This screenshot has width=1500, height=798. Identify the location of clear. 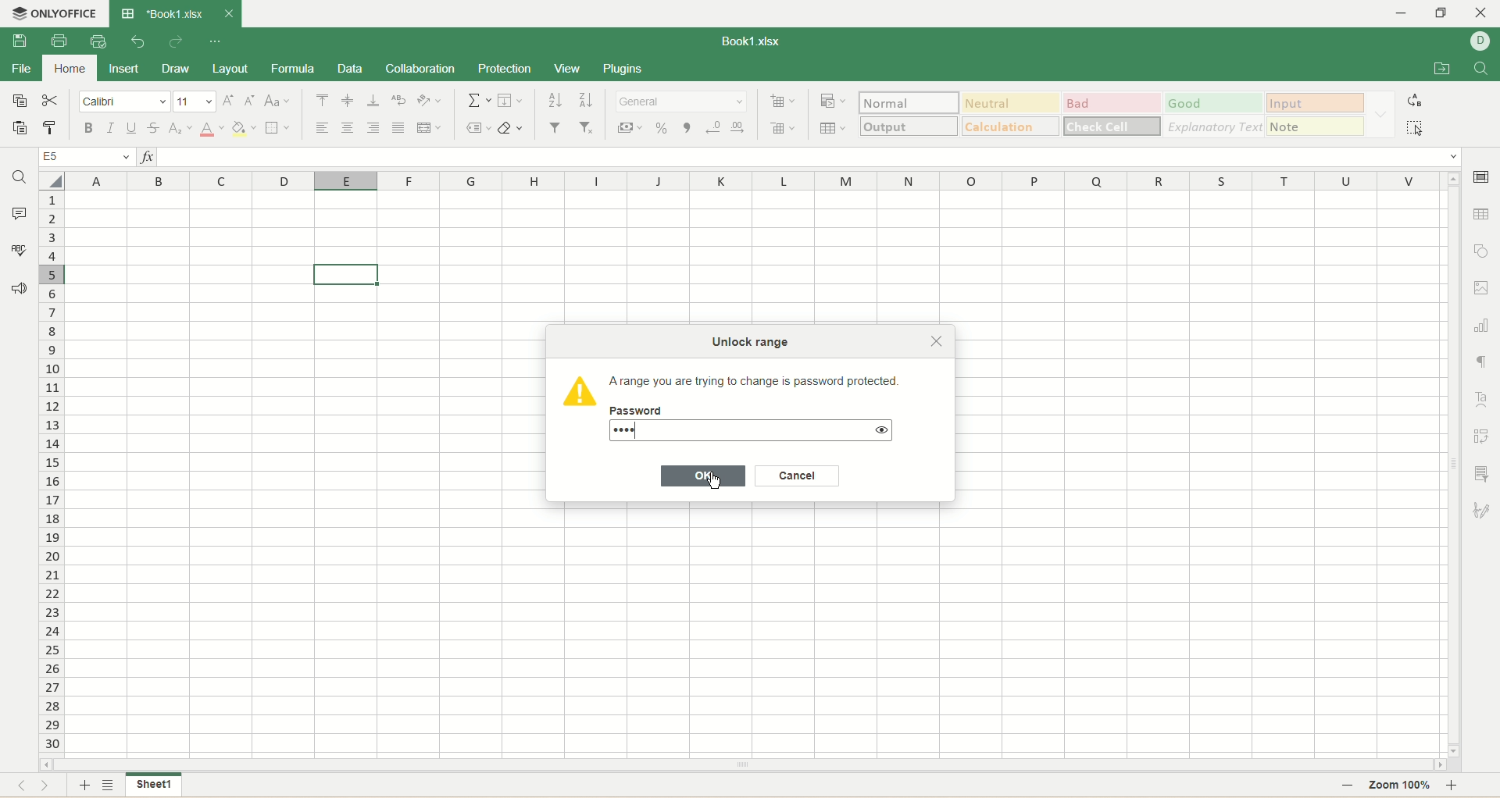
(512, 128).